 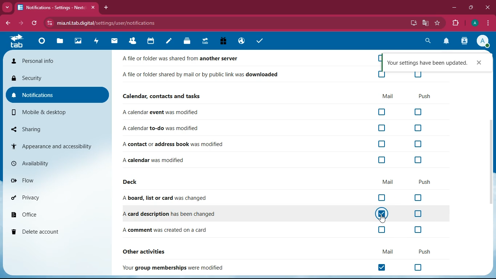 I want to click on mail, so click(x=386, y=252).